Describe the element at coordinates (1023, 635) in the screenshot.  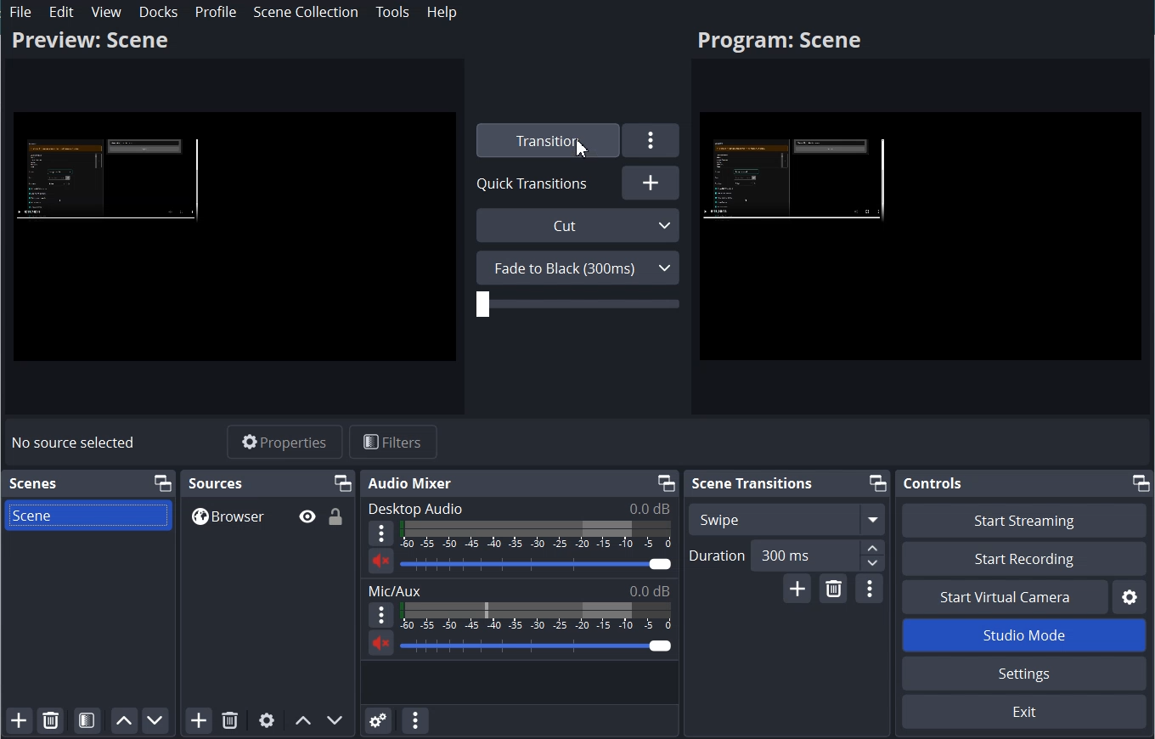
I see `Studio Mode` at that location.